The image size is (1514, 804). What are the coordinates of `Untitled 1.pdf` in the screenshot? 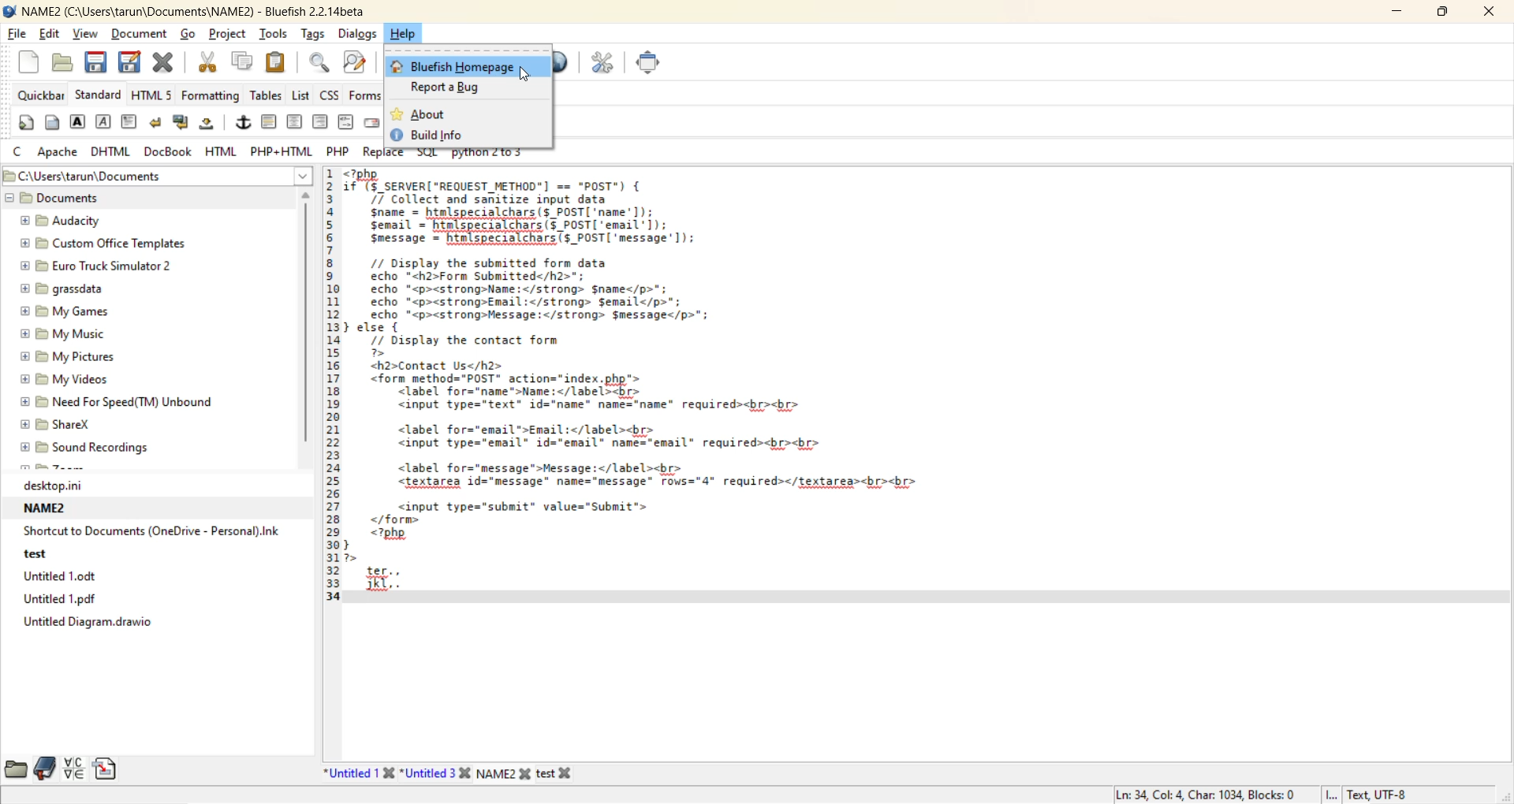 It's located at (56, 599).